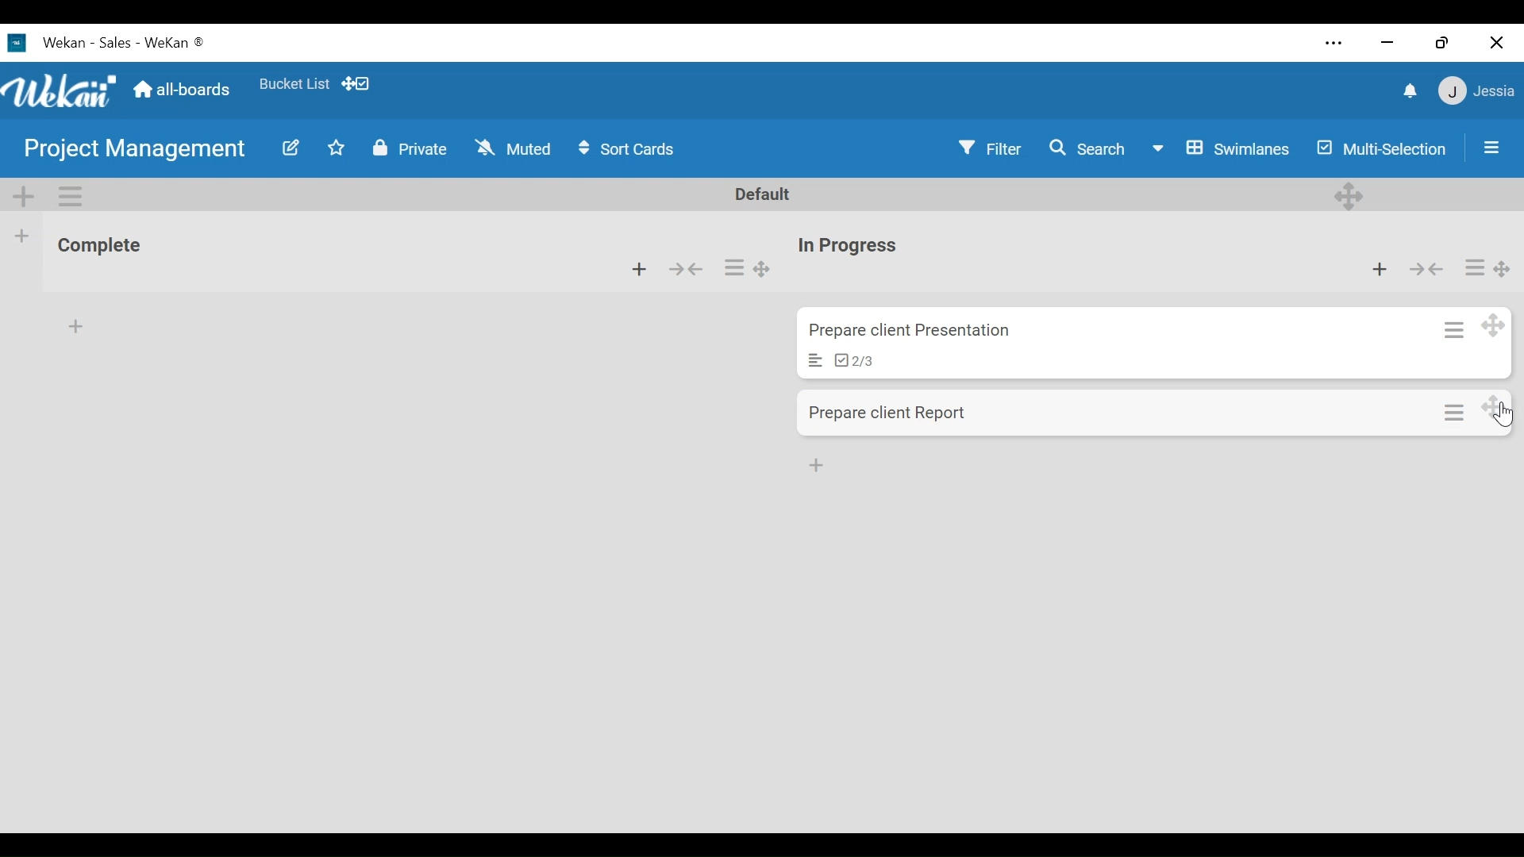 The image size is (1524, 857). Describe the element at coordinates (849, 247) in the screenshot. I see `List name` at that location.